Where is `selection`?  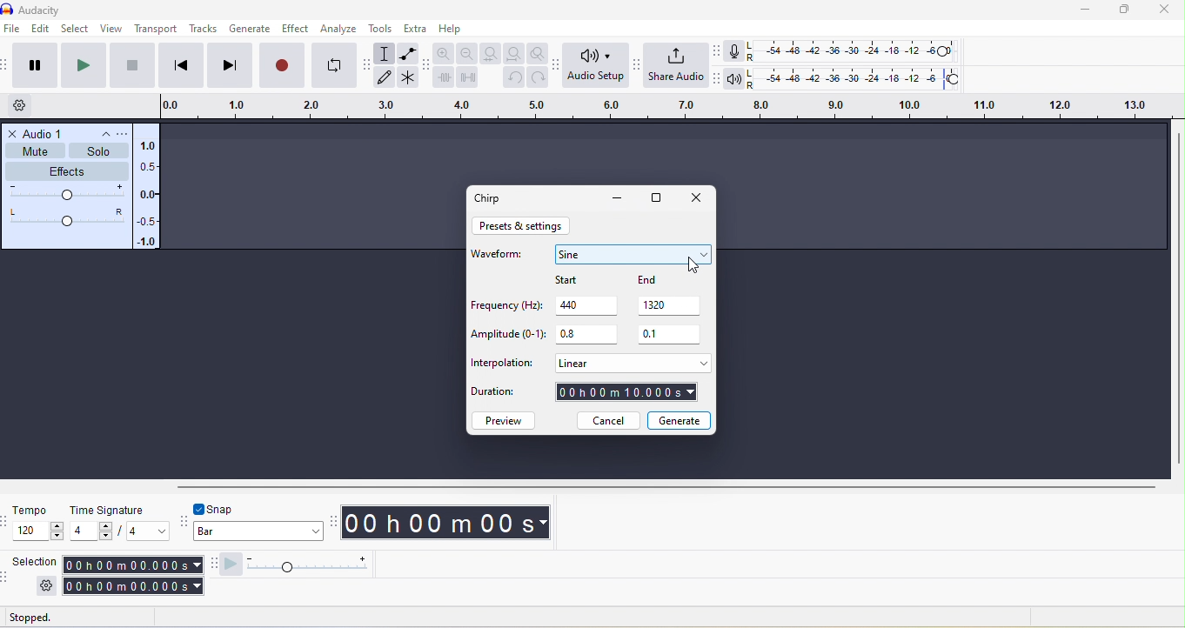 selection is located at coordinates (34, 561).